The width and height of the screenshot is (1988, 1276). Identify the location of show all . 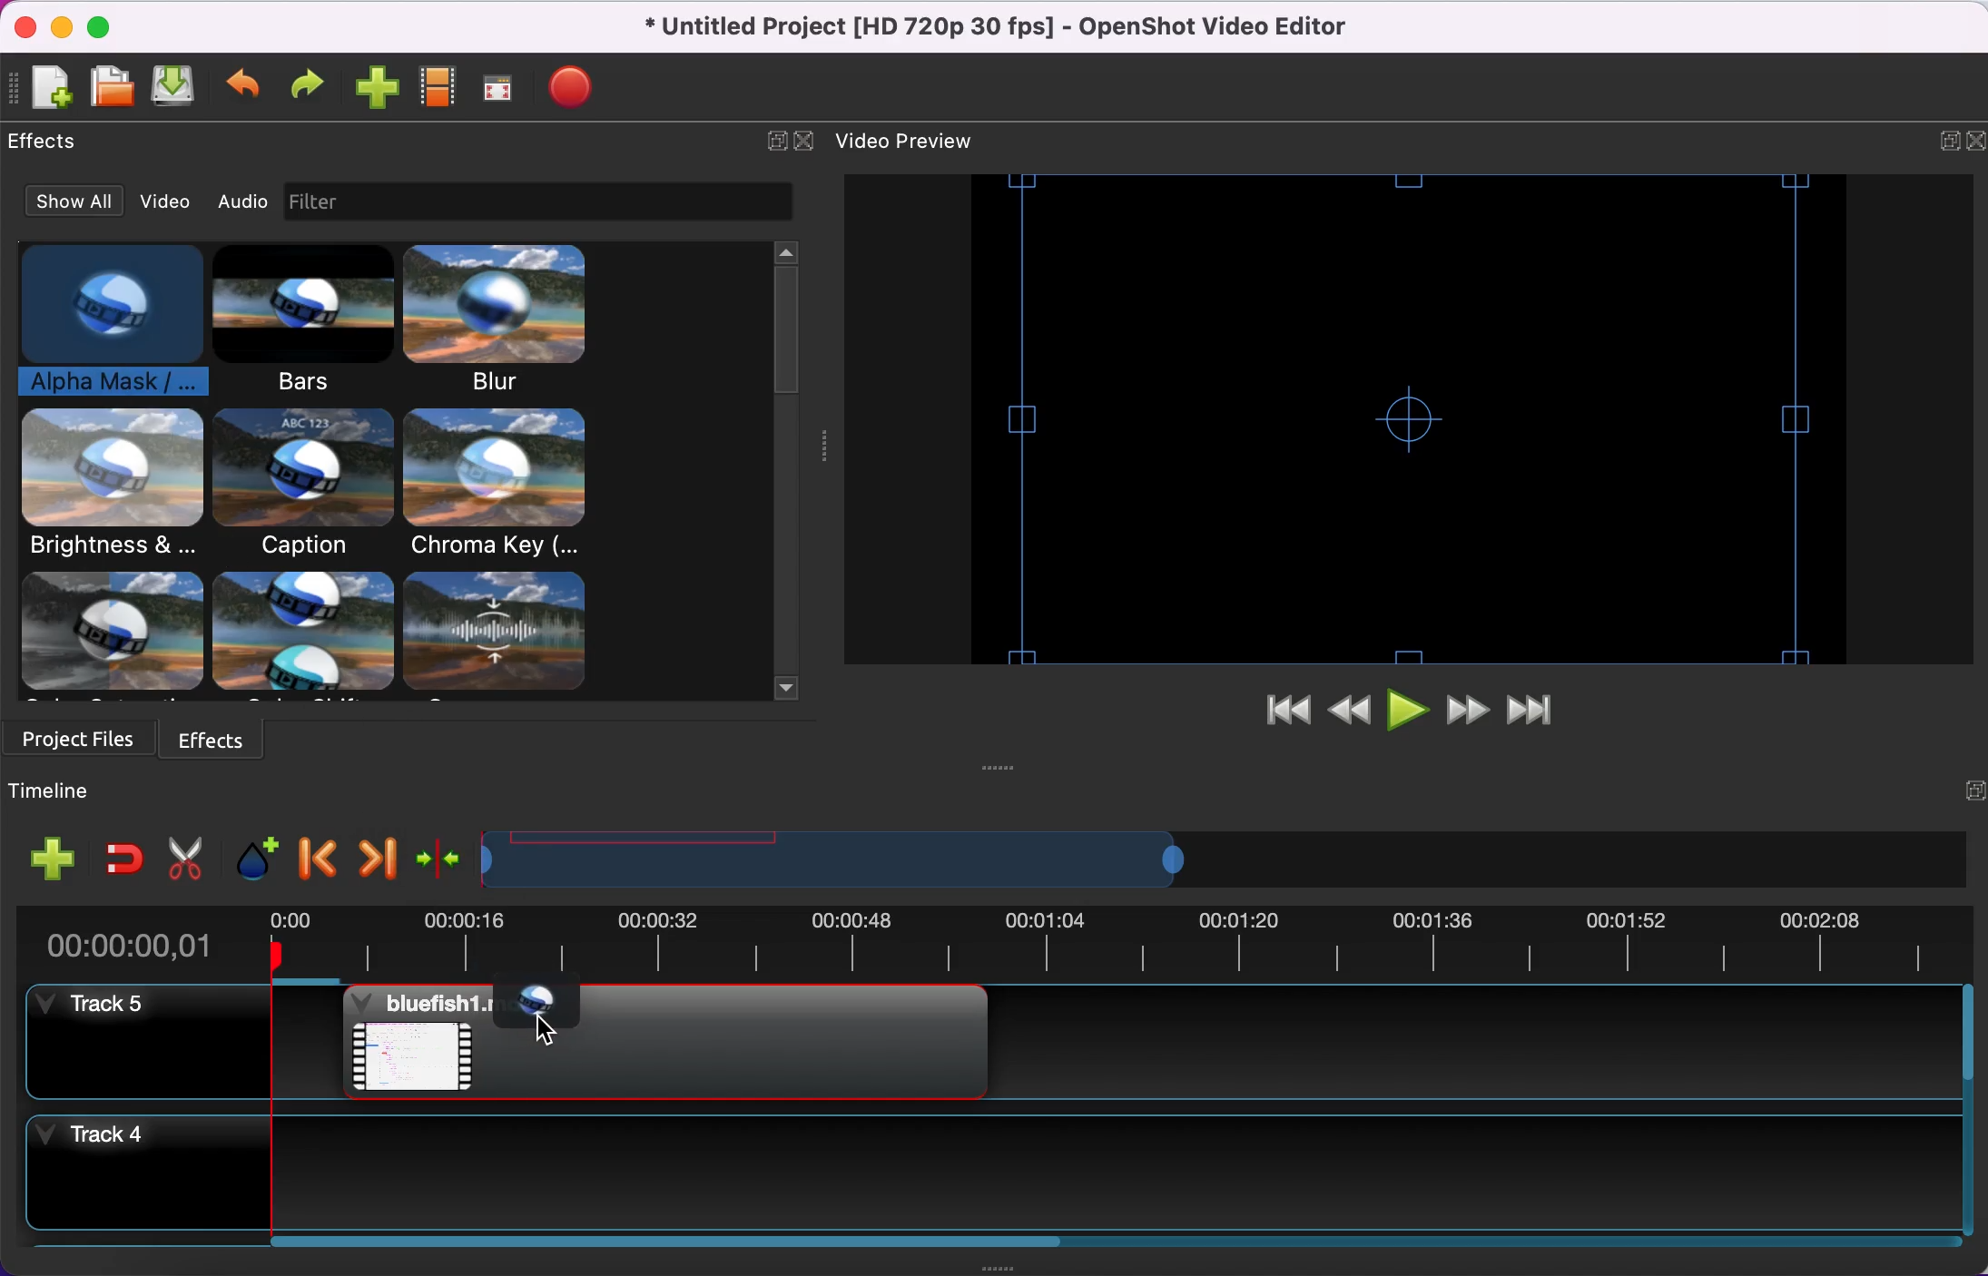
(74, 199).